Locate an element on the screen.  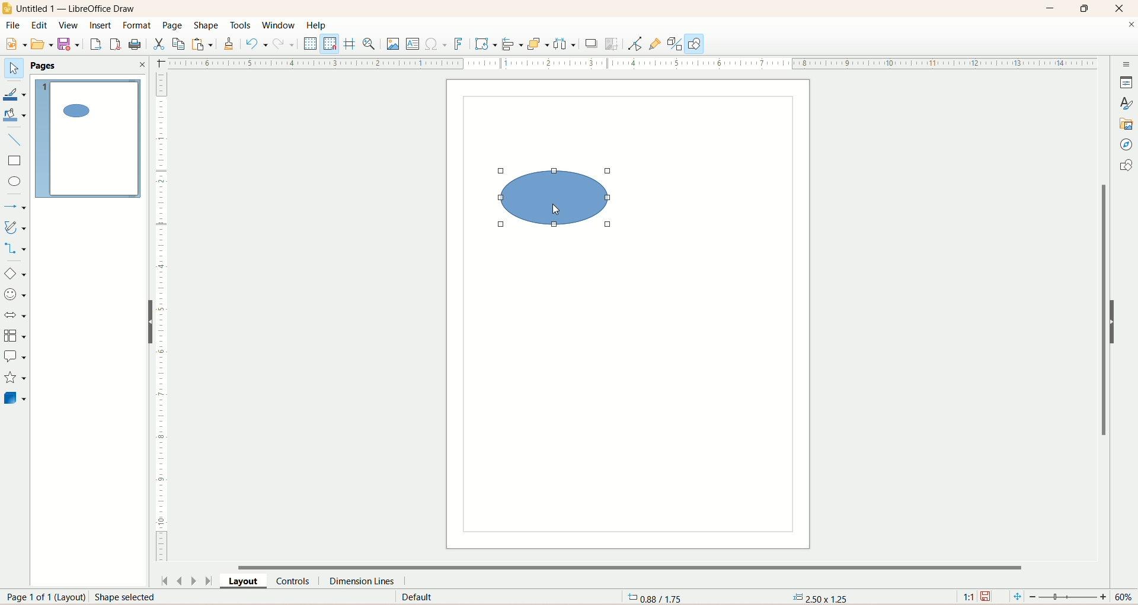
arrange is located at coordinates (538, 45).